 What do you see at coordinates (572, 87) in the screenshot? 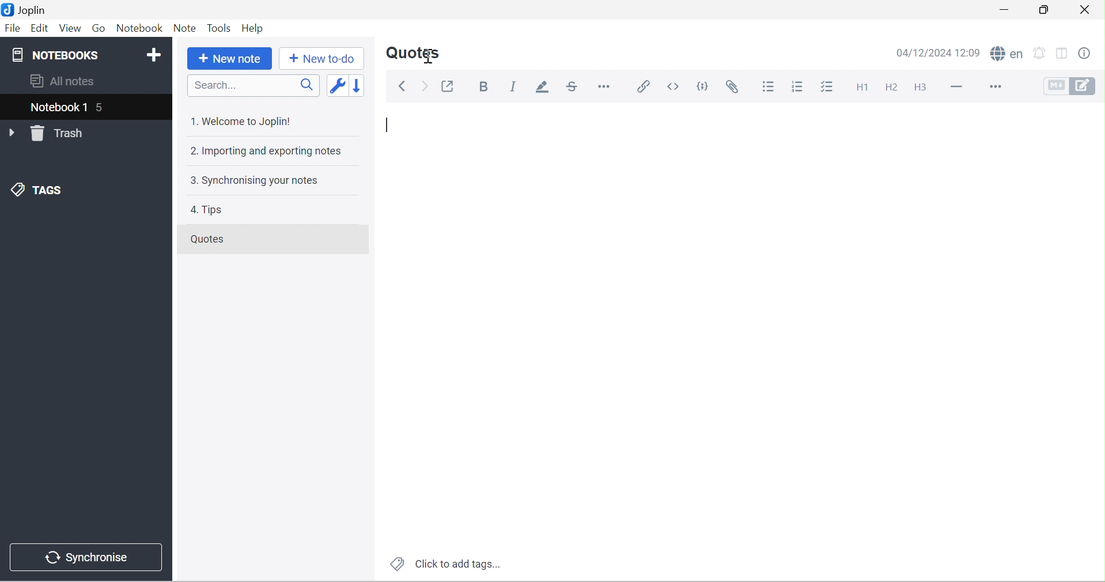
I see `Strikethrough` at bounding box center [572, 87].